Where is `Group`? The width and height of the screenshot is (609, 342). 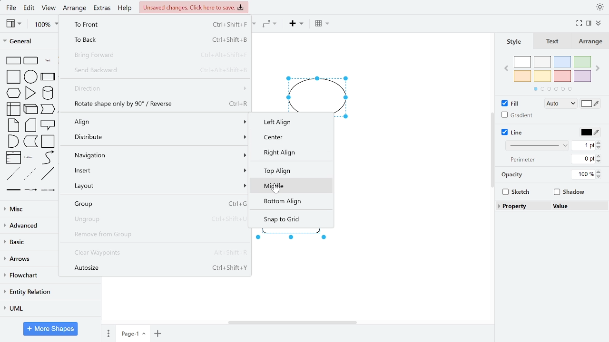 Group is located at coordinates (155, 204).